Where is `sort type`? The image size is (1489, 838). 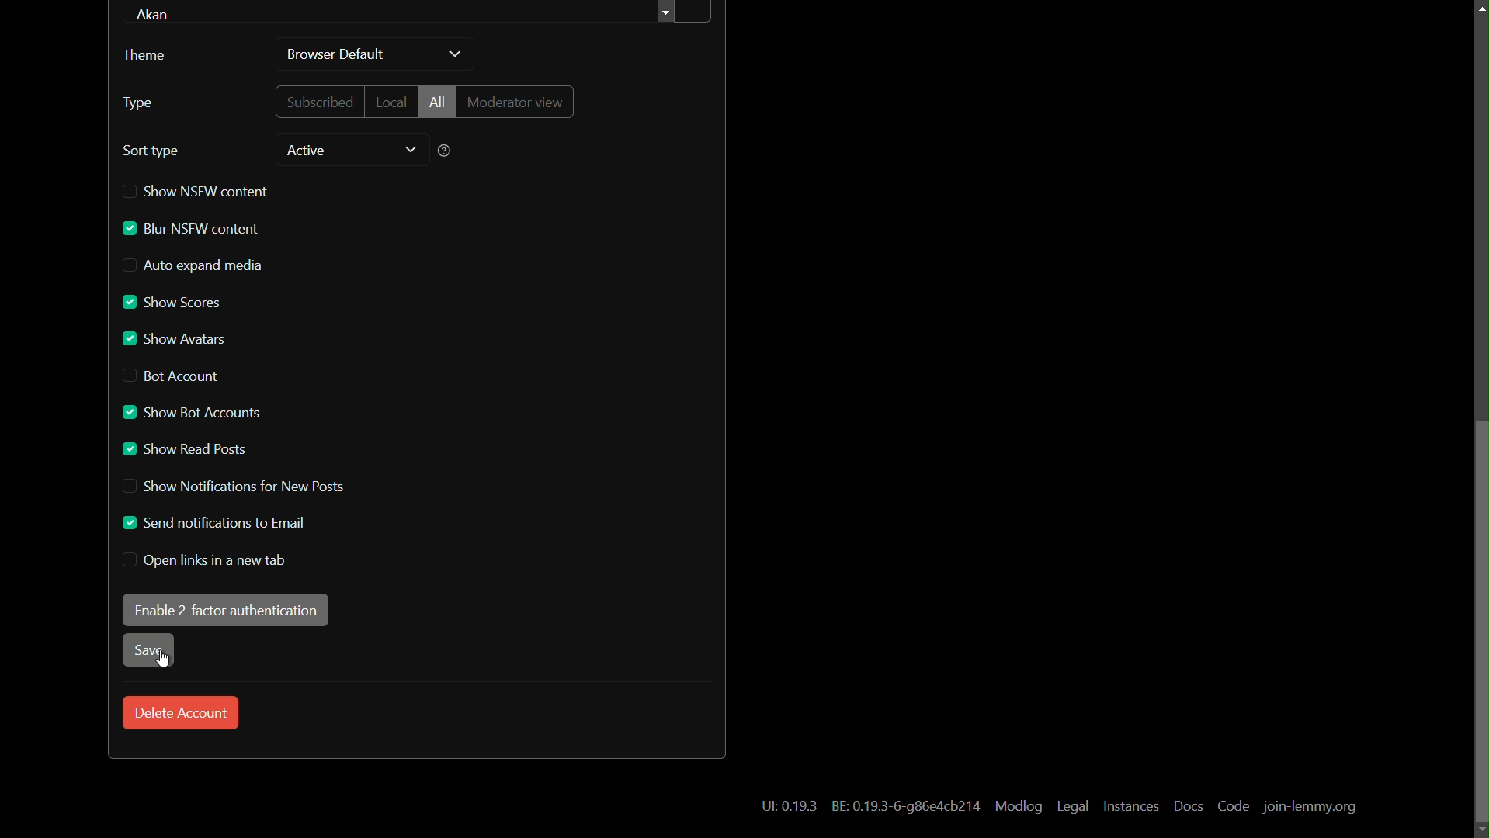
sort type is located at coordinates (151, 151).